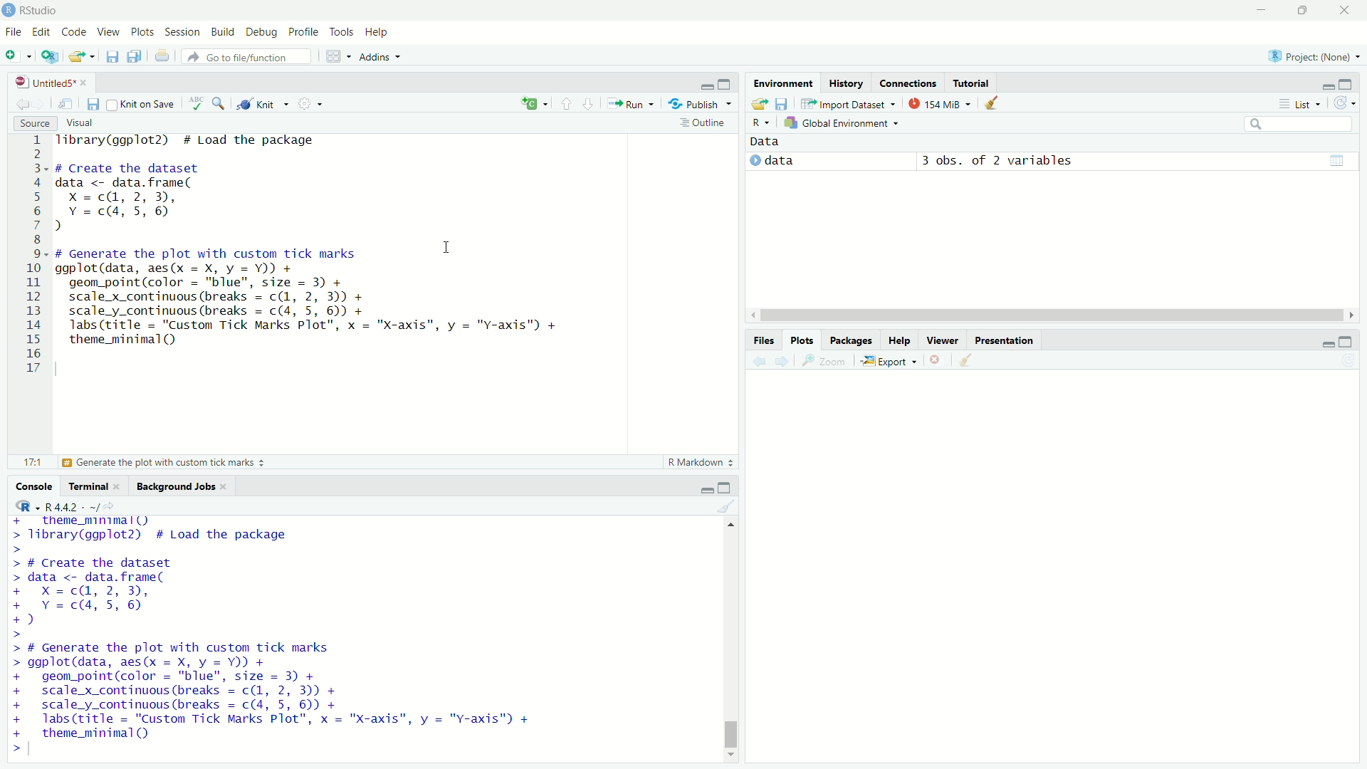  Describe the element at coordinates (752, 315) in the screenshot. I see `move left` at that location.